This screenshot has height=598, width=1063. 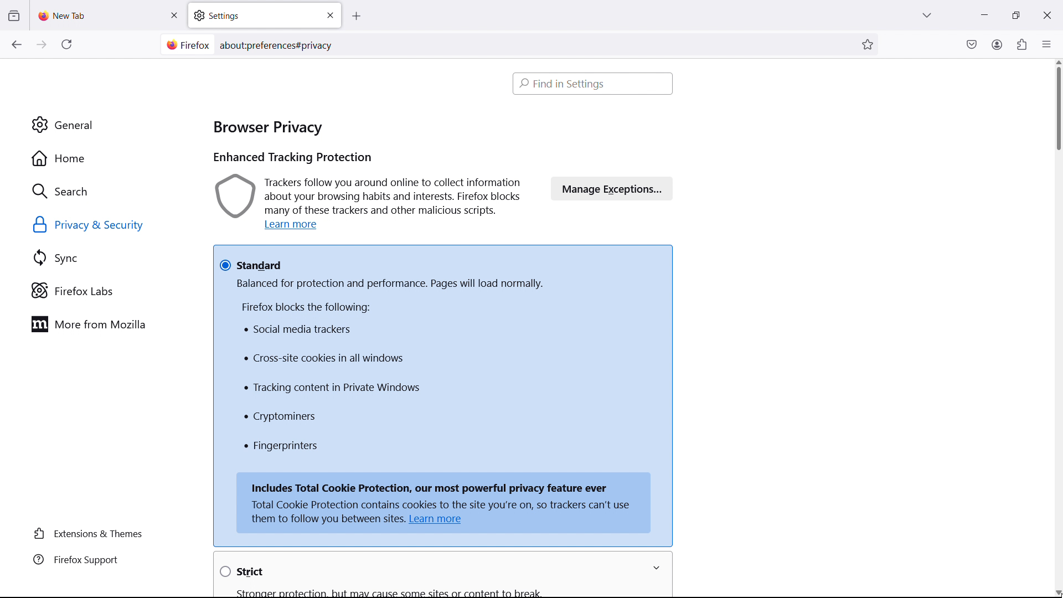 I want to click on go back one page, right click or pull down to show history, so click(x=16, y=44).